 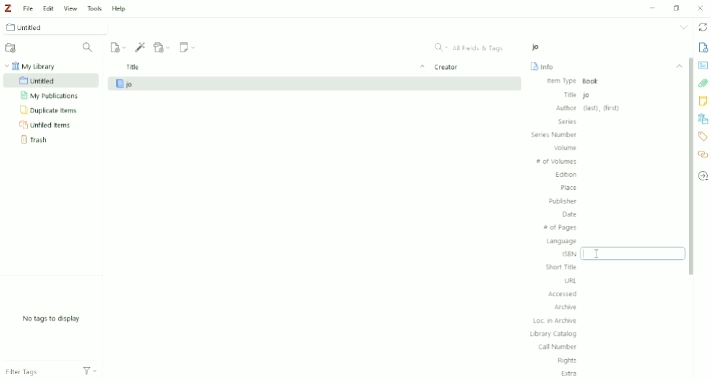 I want to click on Accessed, so click(x=563, y=294).